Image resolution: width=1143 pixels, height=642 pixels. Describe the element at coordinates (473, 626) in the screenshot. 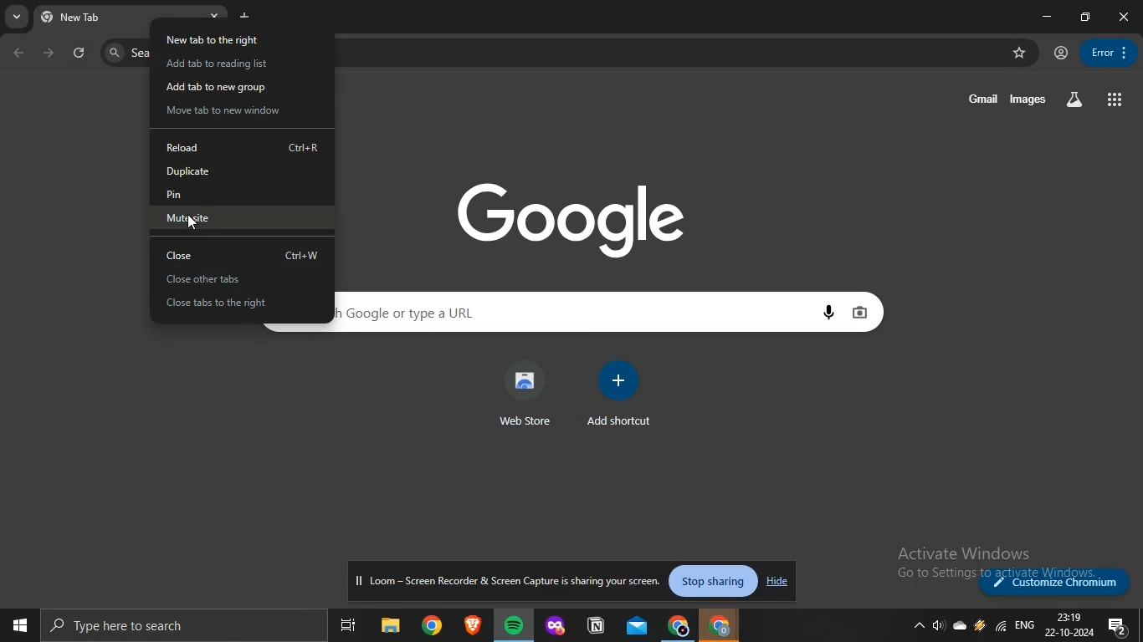

I see `brave` at that location.